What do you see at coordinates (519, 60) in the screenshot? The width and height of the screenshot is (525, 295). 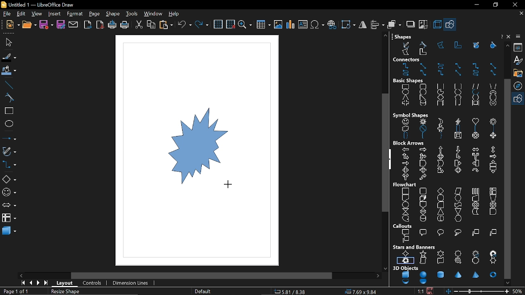 I see `styles ` at bounding box center [519, 60].